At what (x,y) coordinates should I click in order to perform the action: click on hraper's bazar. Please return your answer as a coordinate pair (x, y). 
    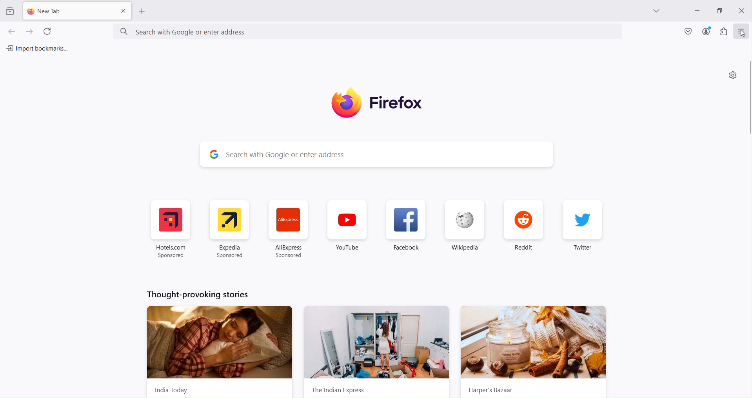
    Looking at the image, I should click on (534, 352).